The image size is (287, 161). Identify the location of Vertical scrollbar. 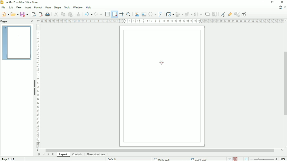
(285, 84).